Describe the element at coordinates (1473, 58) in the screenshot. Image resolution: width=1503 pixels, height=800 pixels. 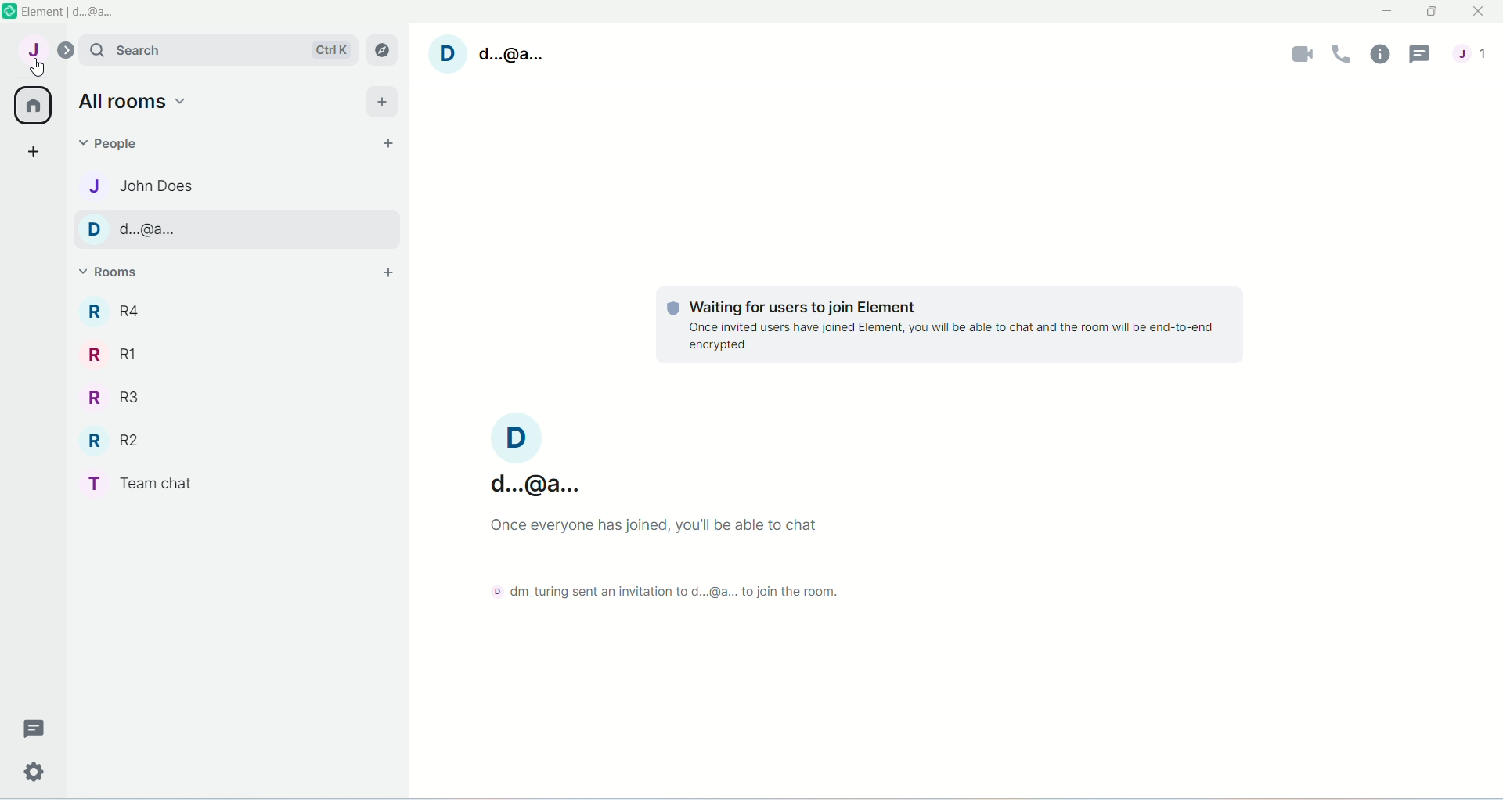
I see `People` at that location.